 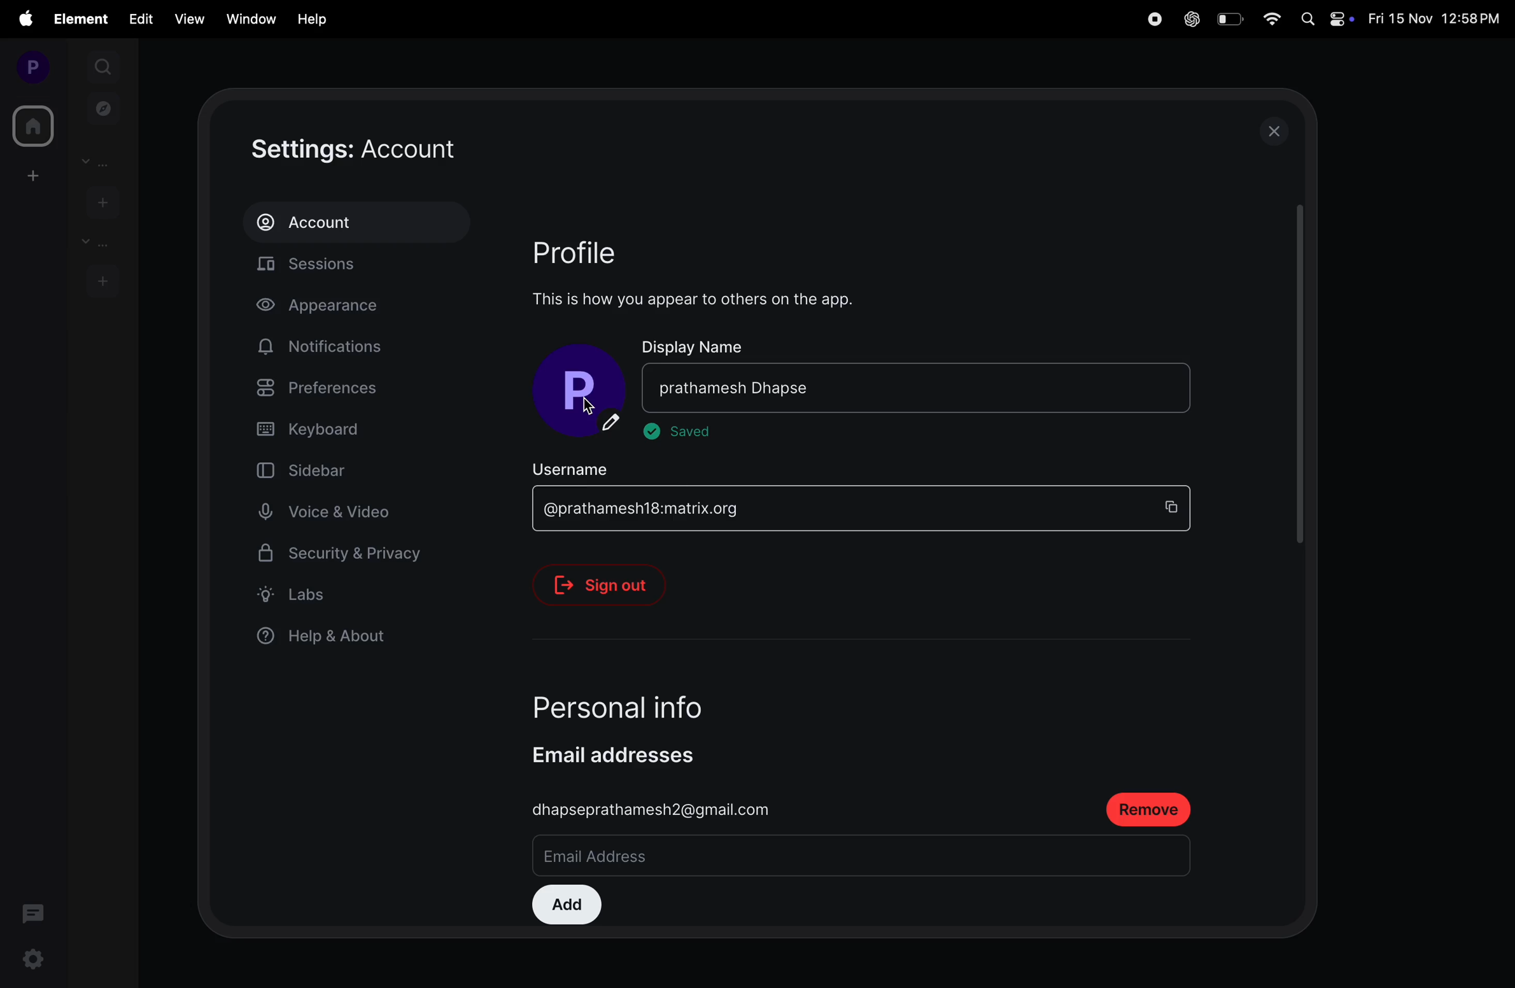 What do you see at coordinates (1327, 18) in the screenshot?
I see `apple widgets` at bounding box center [1327, 18].